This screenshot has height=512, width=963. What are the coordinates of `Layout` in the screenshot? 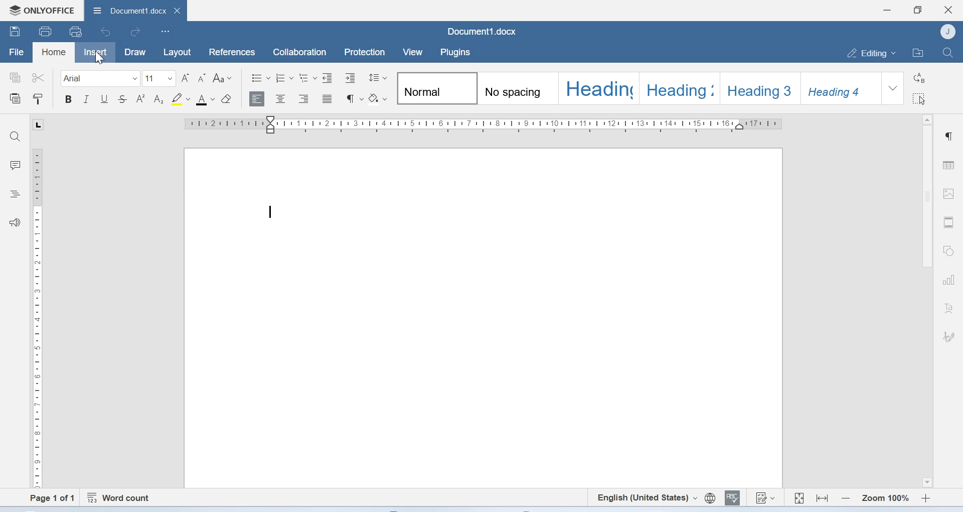 It's located at (178, 52).